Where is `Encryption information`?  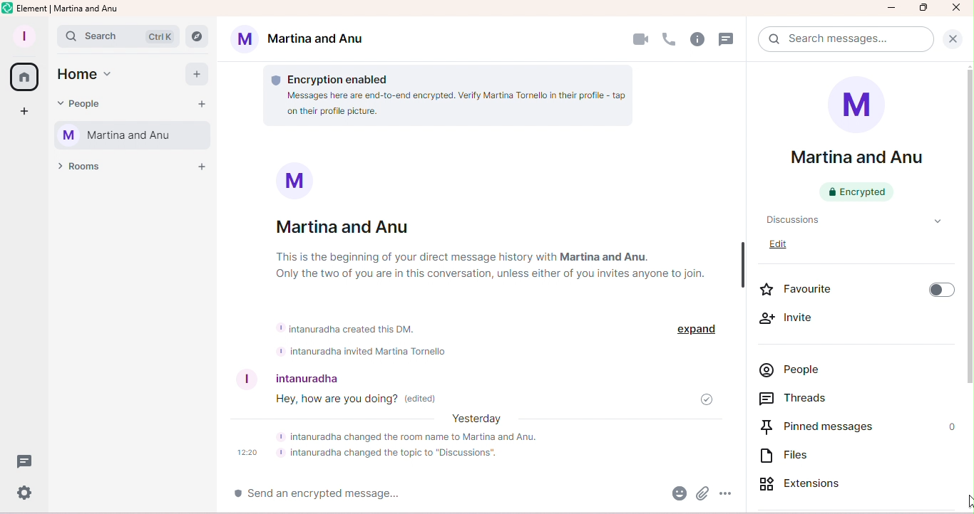 Encryption information is located at coordinates (336, 75).